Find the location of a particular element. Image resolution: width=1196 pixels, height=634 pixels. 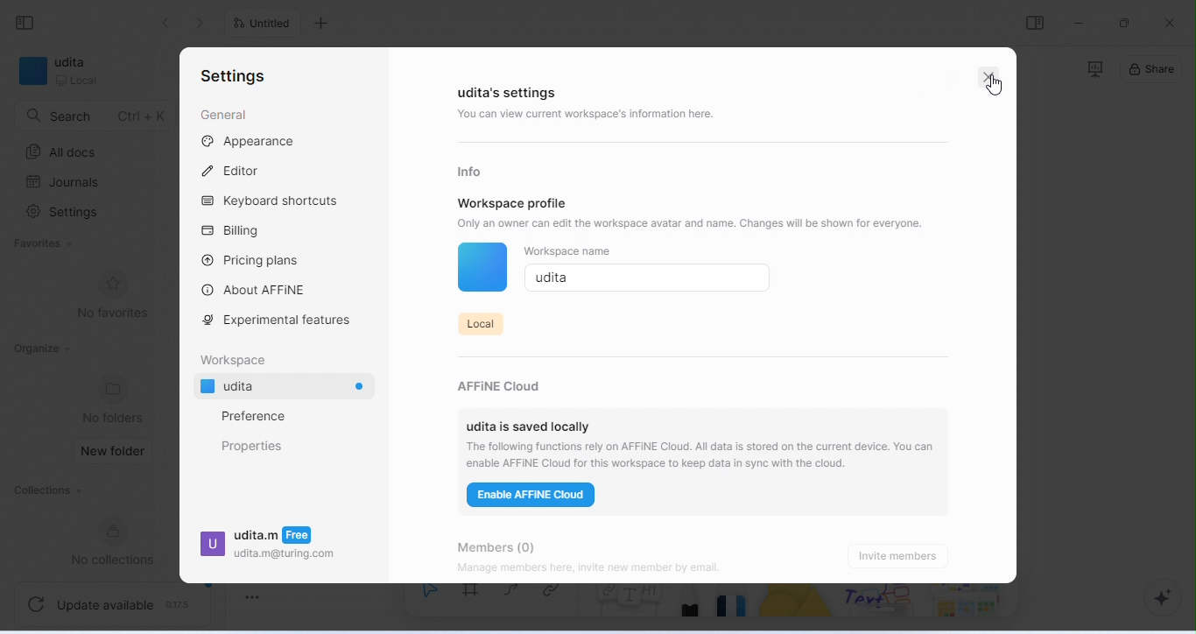

untitled is located at coordinates (266, 25).